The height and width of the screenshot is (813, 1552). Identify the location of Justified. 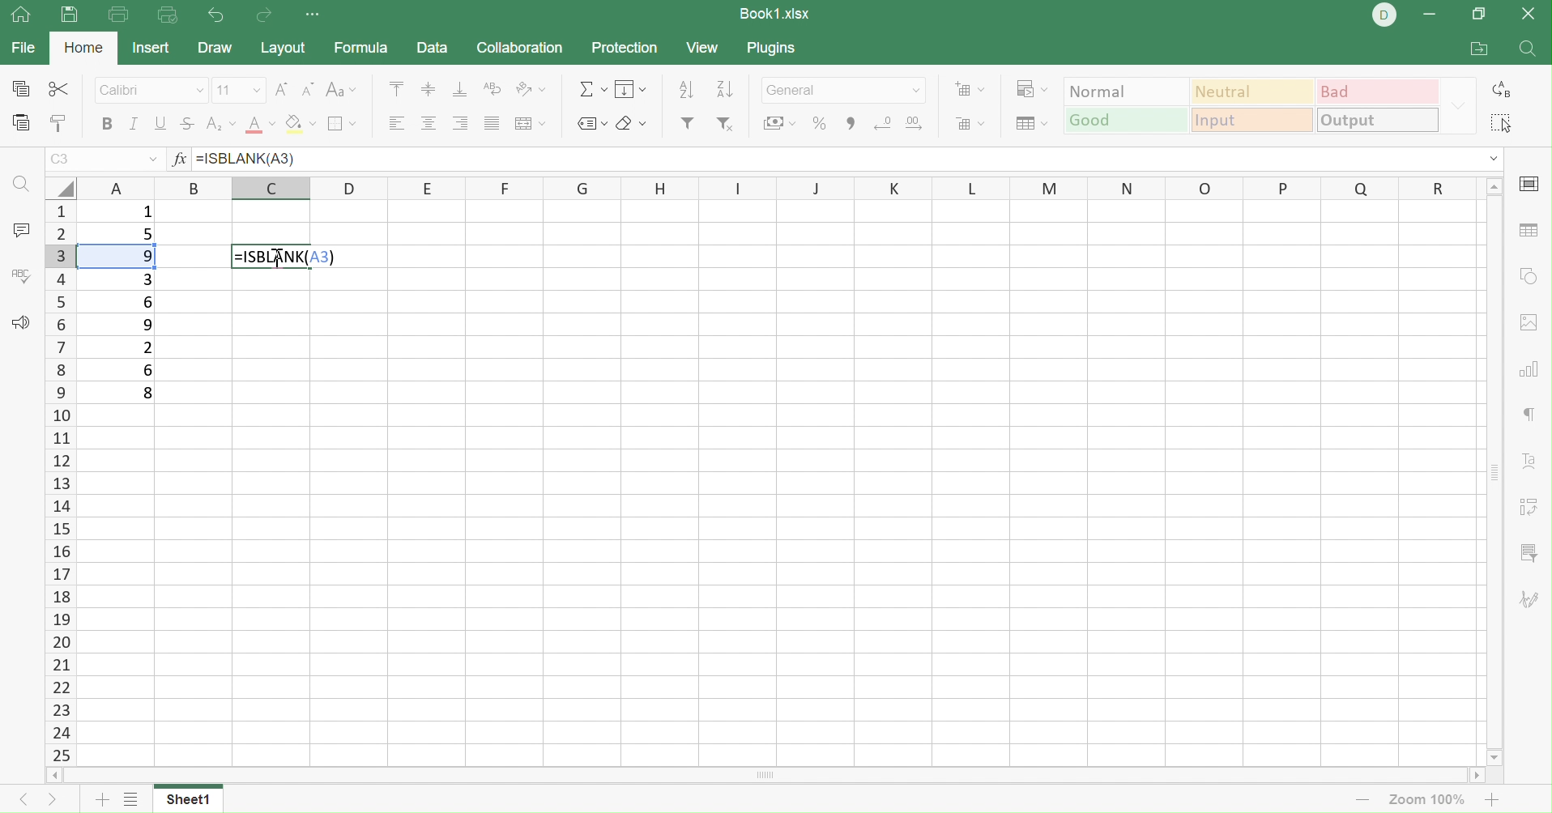
(492, 122).